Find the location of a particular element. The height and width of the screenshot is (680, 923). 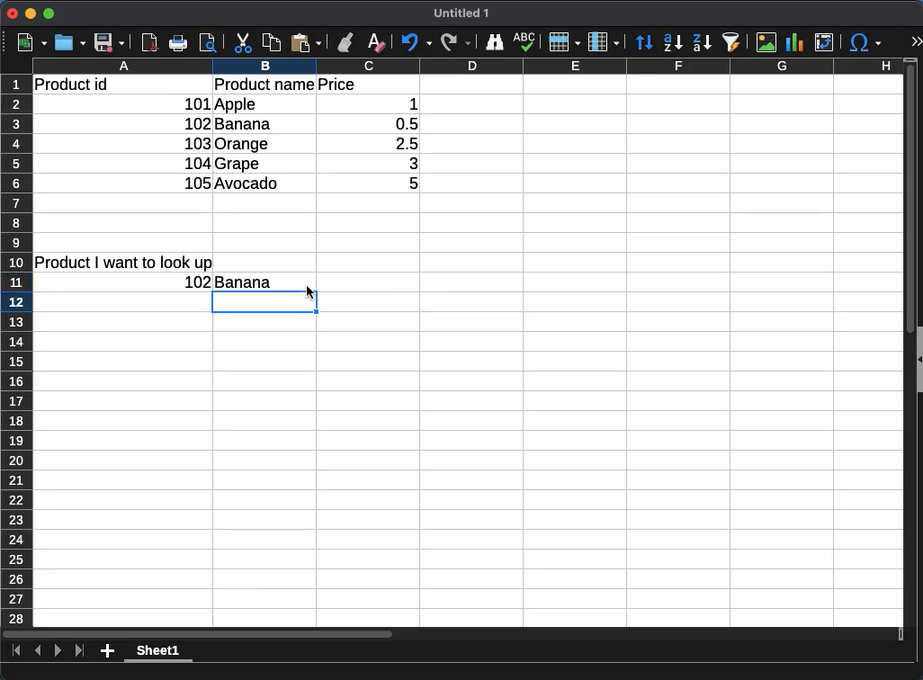

sheet1 is located at coordinates (159, 652).